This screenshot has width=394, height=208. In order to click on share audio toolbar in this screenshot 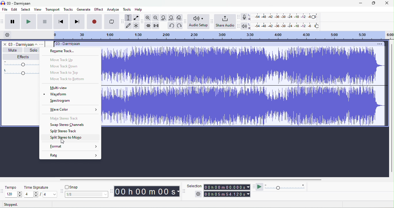, I will do `click(212, 21)`.